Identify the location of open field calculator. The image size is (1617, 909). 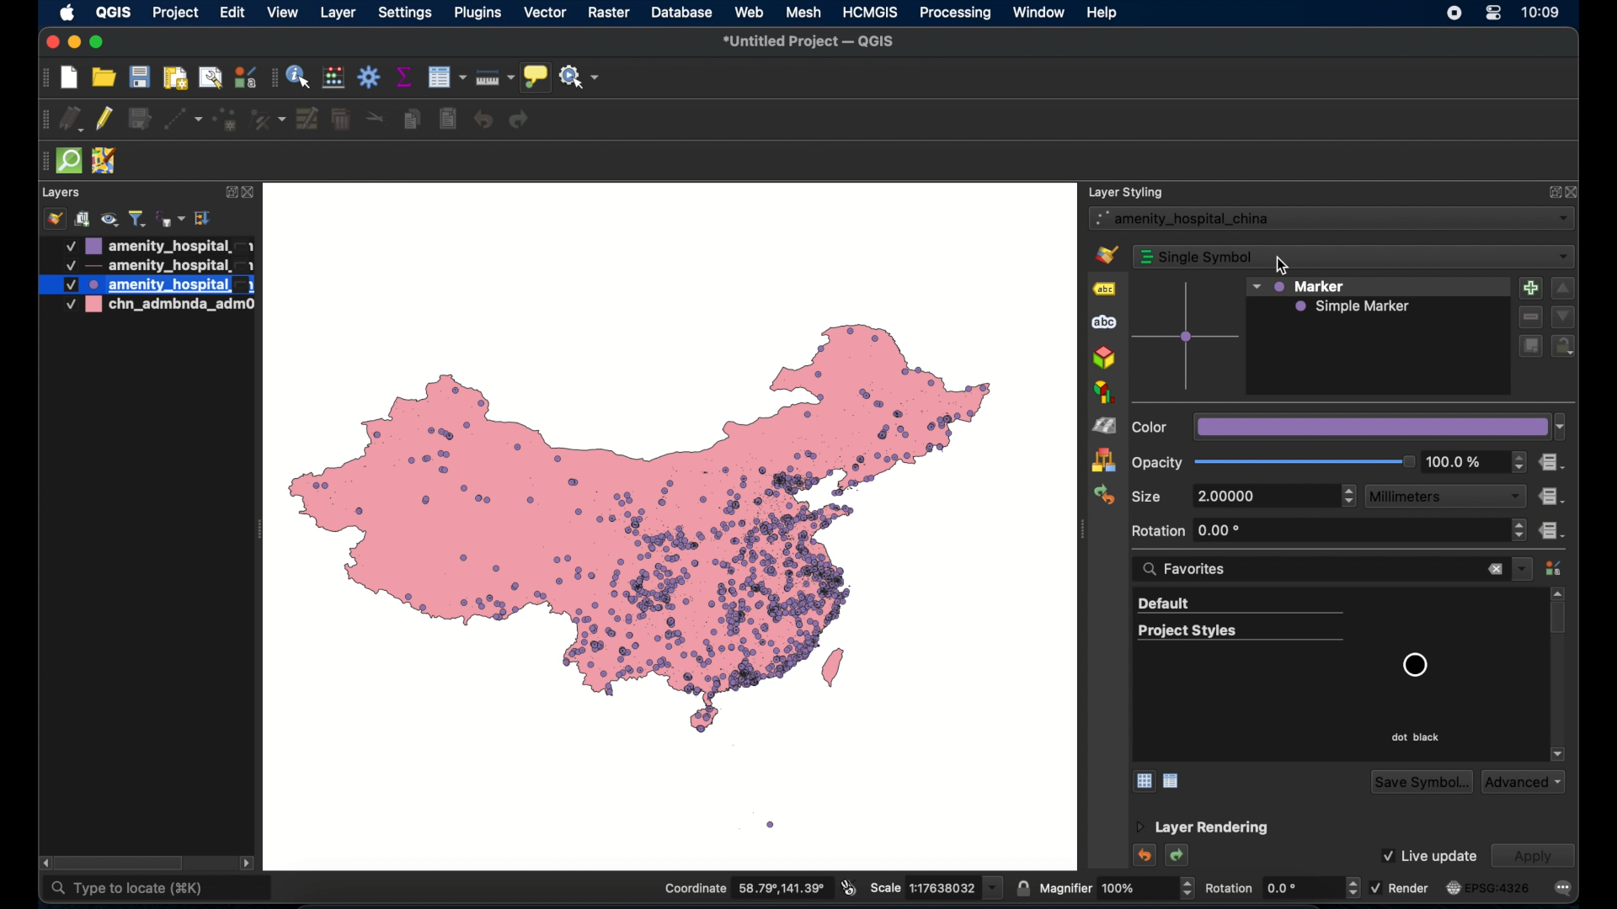
(334, 77).